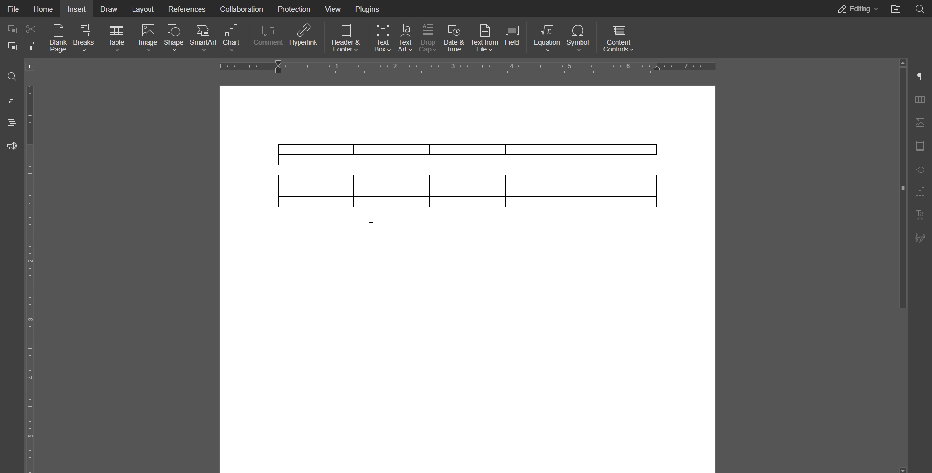 The width and height of the screenshot is (932, 473). I want to click on slider, so click(896, 191).